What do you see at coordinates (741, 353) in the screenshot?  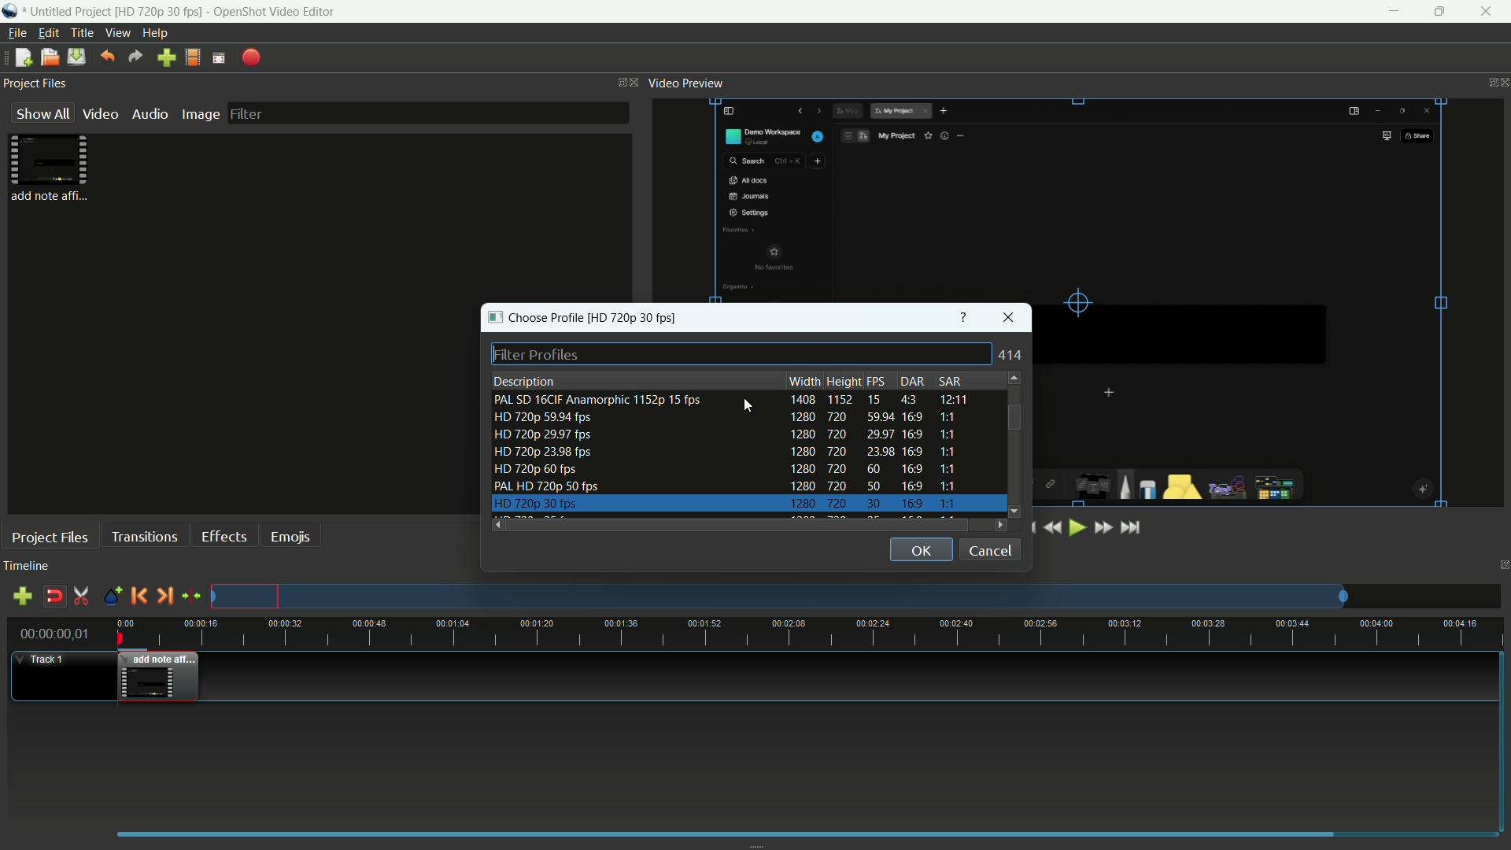 I see `filter profile` at bounding box center [741, 353].